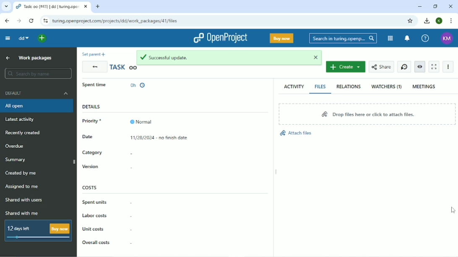 The width and height of the screenshot is (458, 257). What do you see at coordinates (220, 37) in the screenshot?
I see `OpenProject` at bounding box center [220, 37].